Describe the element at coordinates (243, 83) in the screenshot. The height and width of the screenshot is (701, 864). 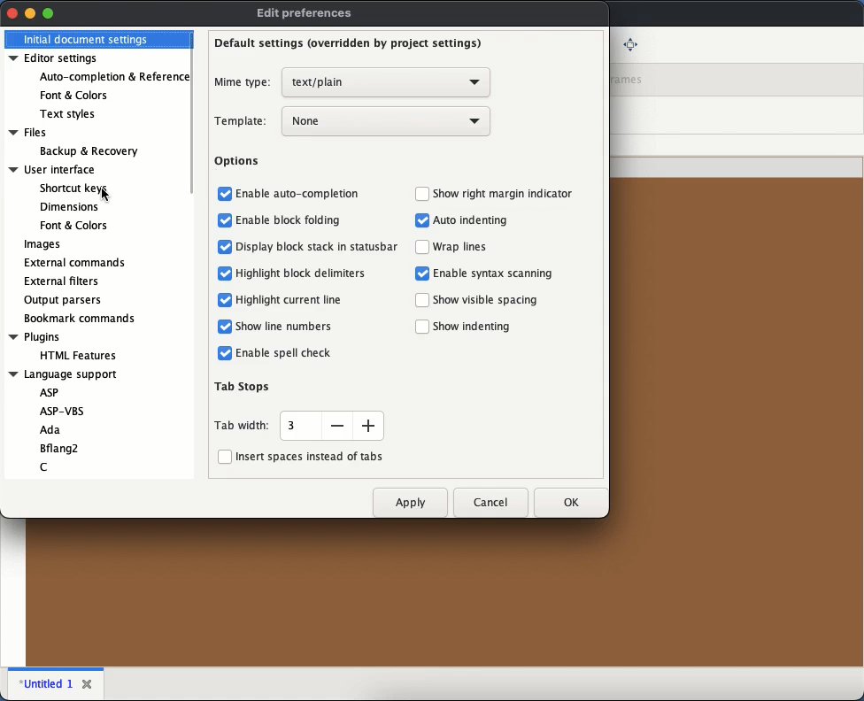
I see `mime type` at that location.